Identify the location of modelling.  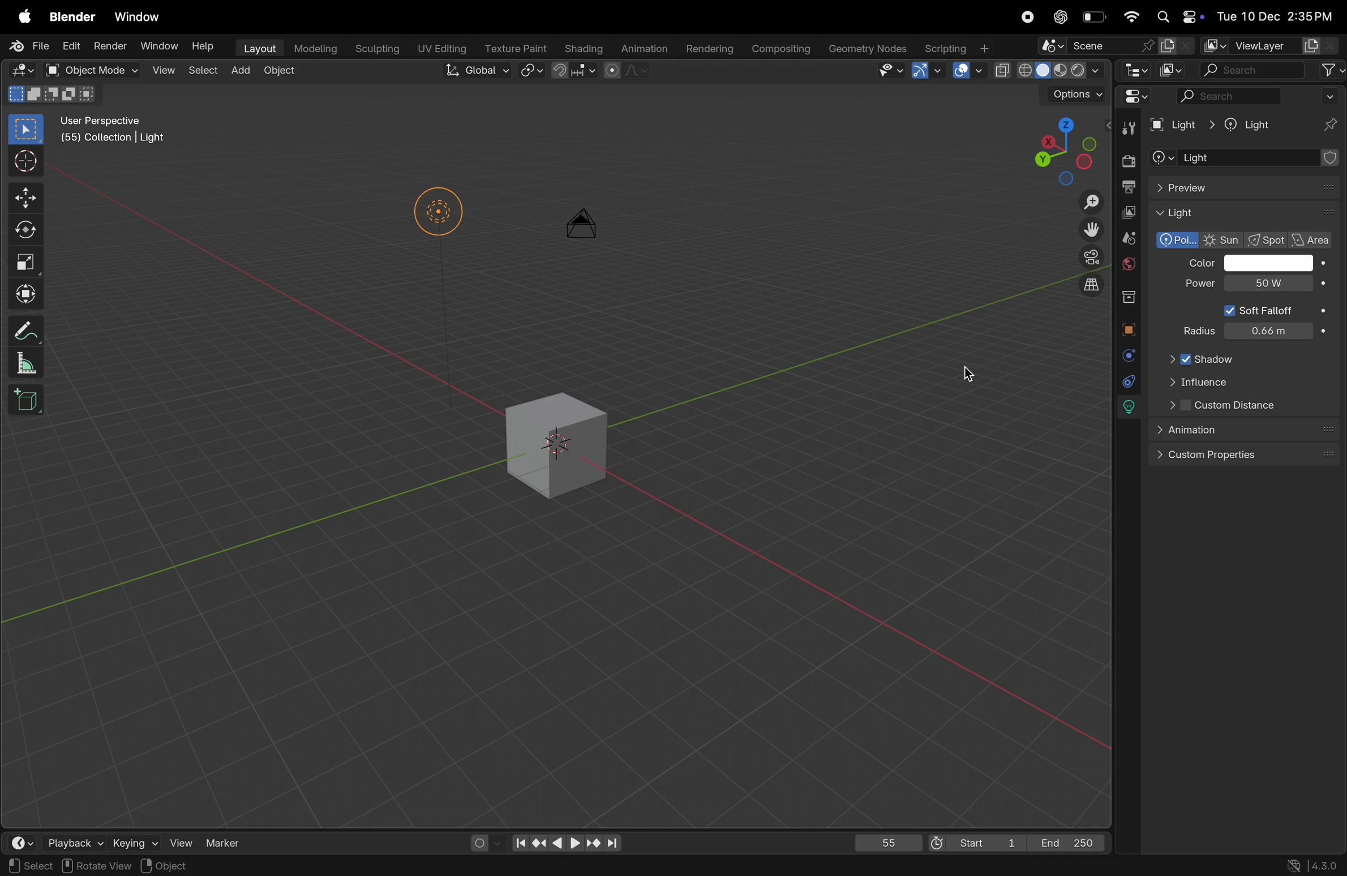
(315, 49).